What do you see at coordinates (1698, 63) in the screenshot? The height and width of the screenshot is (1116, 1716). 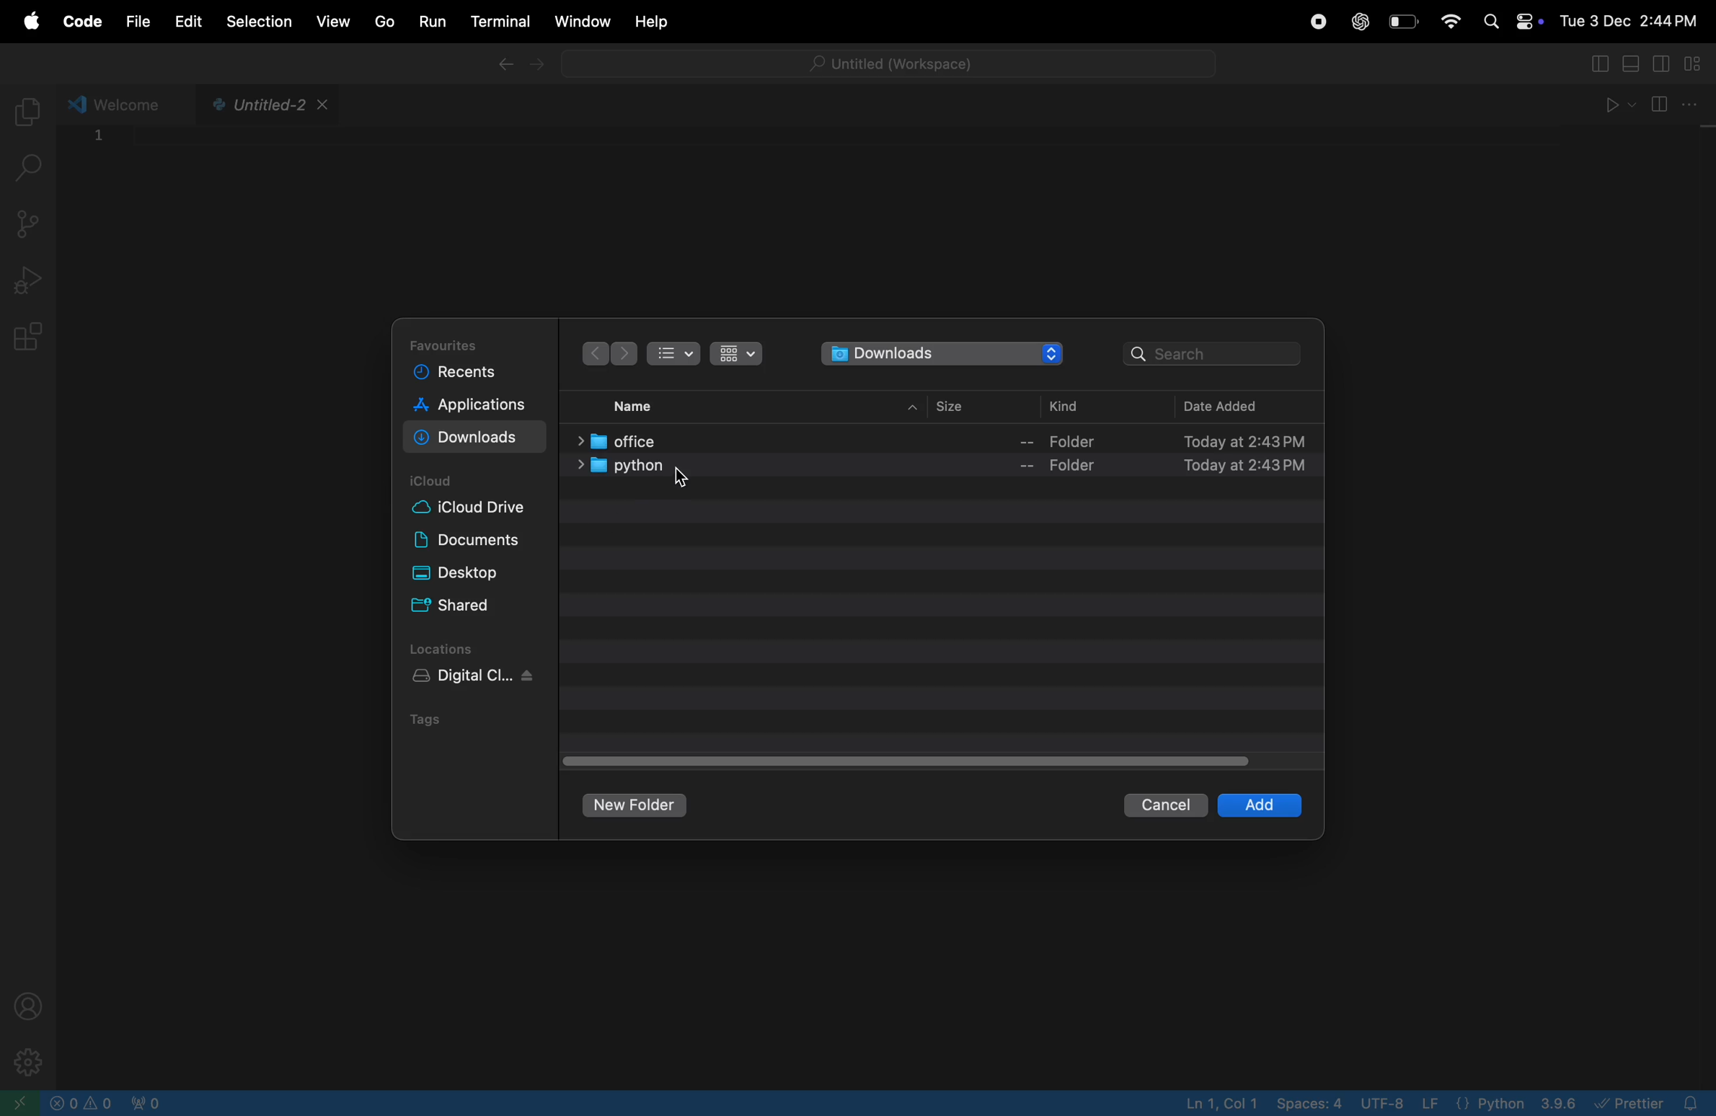 I see `customize layout` at bounding box center [1698, 63].